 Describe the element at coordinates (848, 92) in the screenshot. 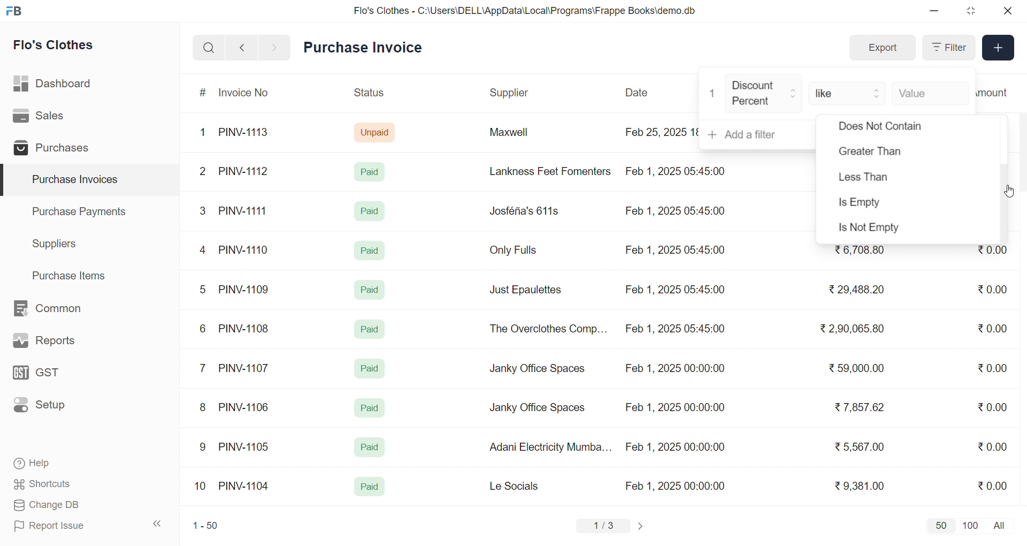

I see `like` at that location.